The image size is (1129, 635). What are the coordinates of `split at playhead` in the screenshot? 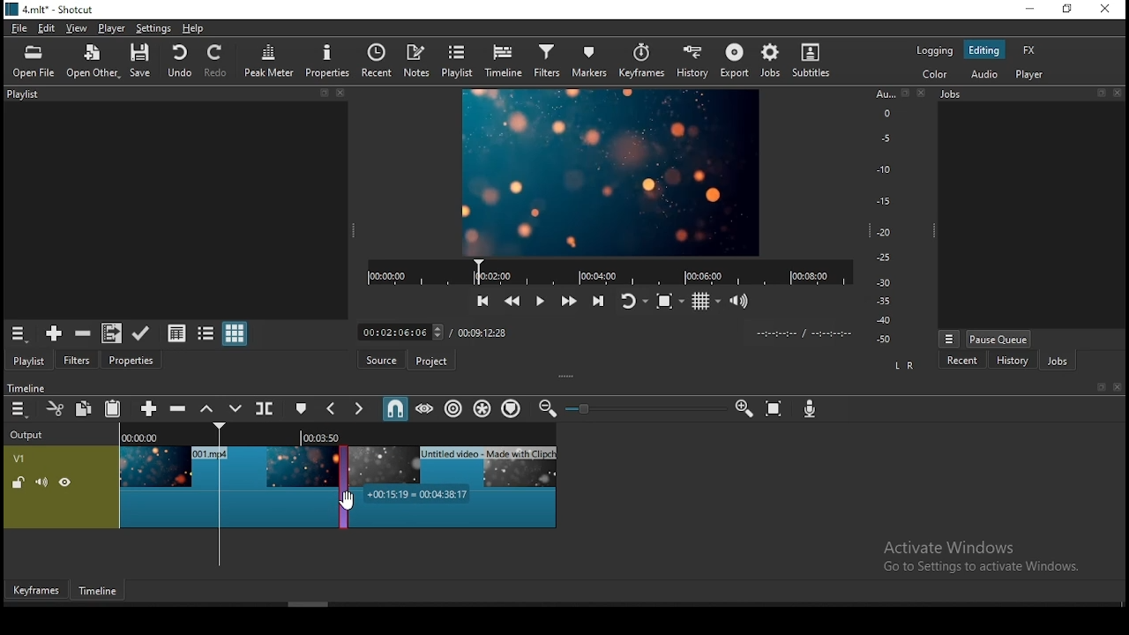 It's located at (266, 407).